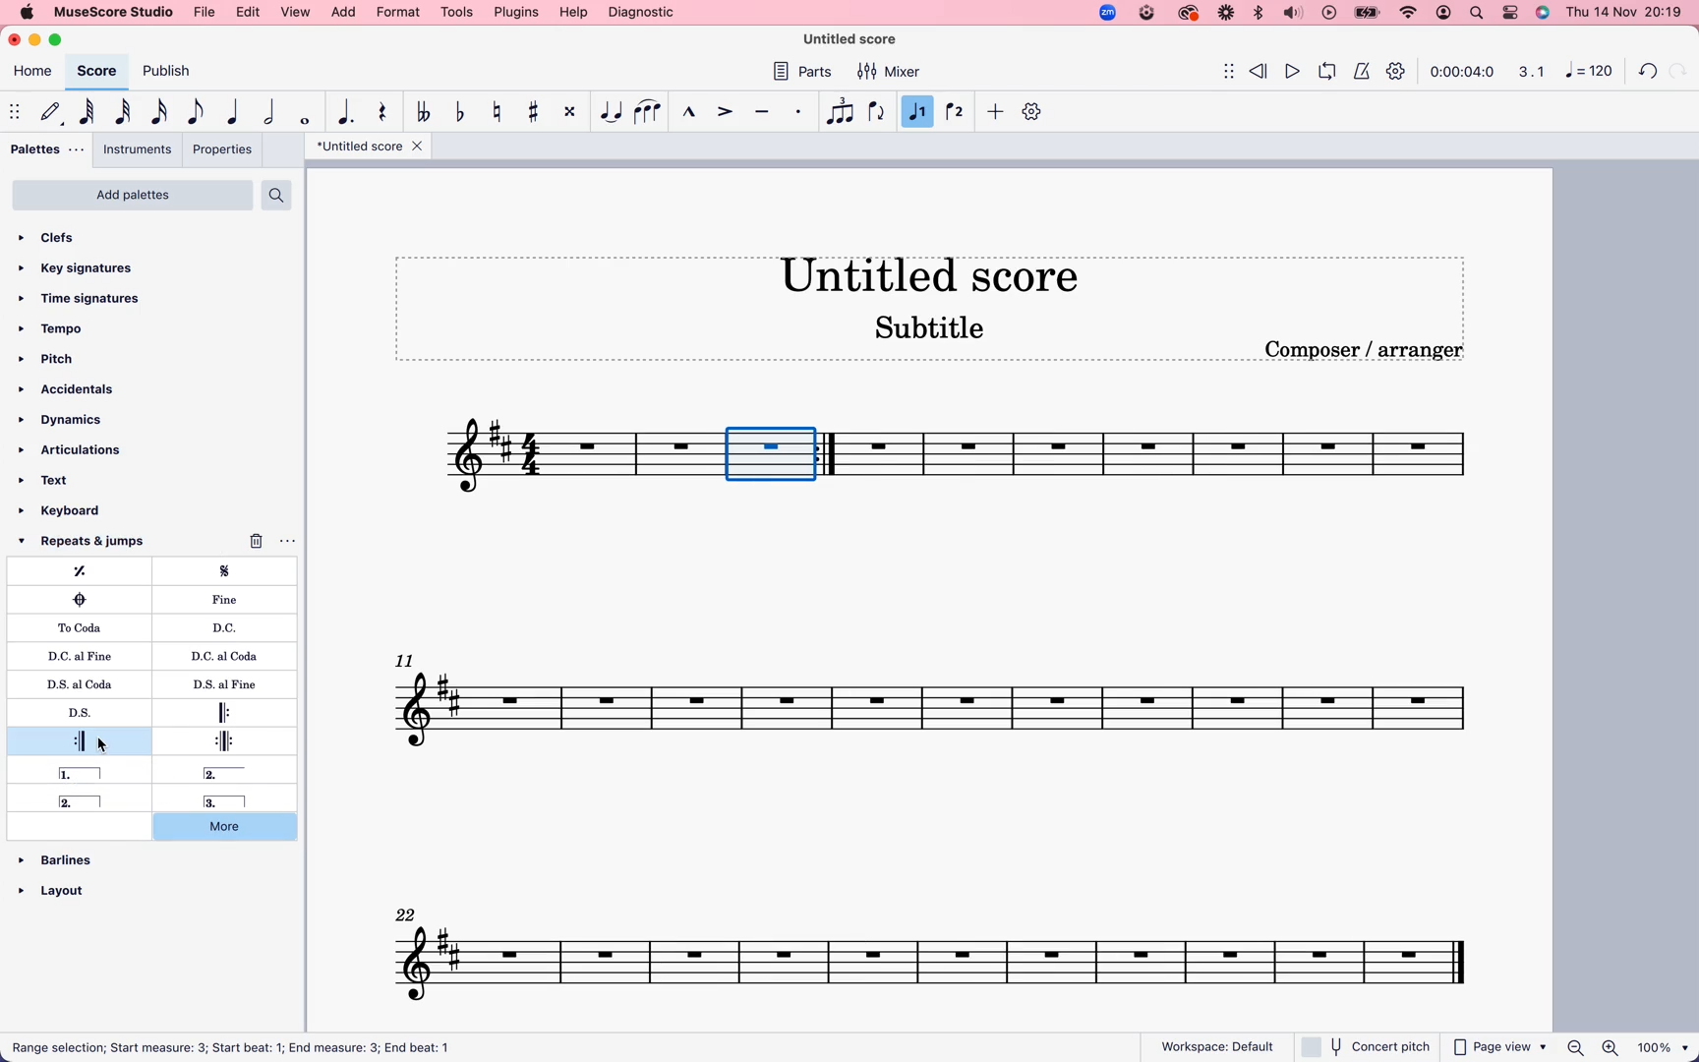 This screenshot has width=1699, height=1062. I want to click on keyboard, so click(81, 510).